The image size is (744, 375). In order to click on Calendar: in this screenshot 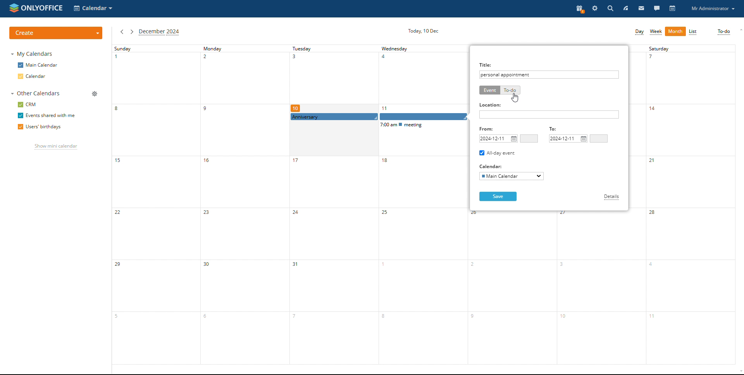, I will do `click(492, 166)`.